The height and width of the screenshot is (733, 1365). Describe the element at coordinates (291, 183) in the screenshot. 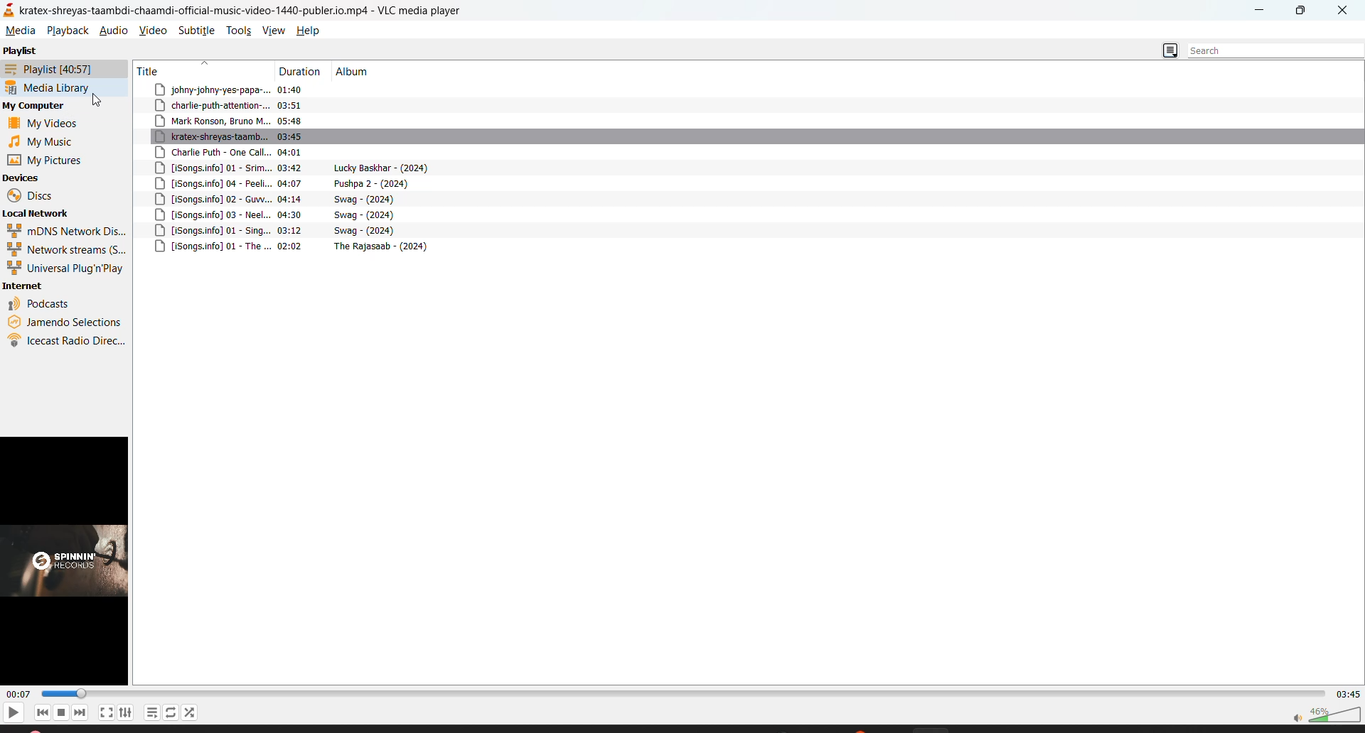

I see `track title , duration and album` at that location.